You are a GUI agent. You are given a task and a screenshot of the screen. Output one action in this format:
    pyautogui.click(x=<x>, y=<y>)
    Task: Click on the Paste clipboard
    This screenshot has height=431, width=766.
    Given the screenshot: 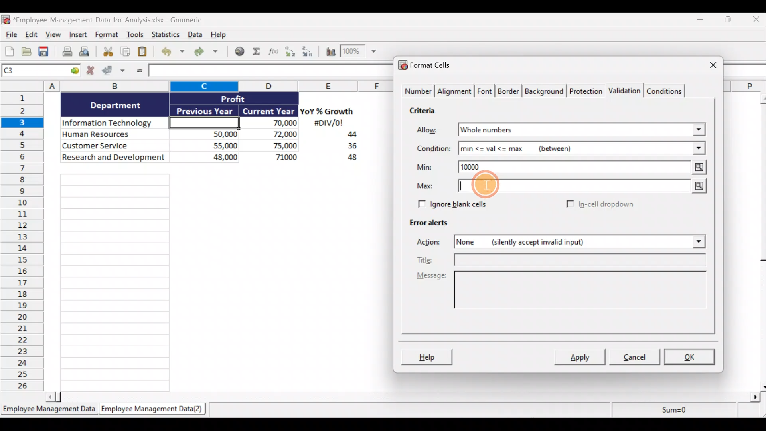 What is the action you would take?
    pyautogui.click(x=145, y=52)
    